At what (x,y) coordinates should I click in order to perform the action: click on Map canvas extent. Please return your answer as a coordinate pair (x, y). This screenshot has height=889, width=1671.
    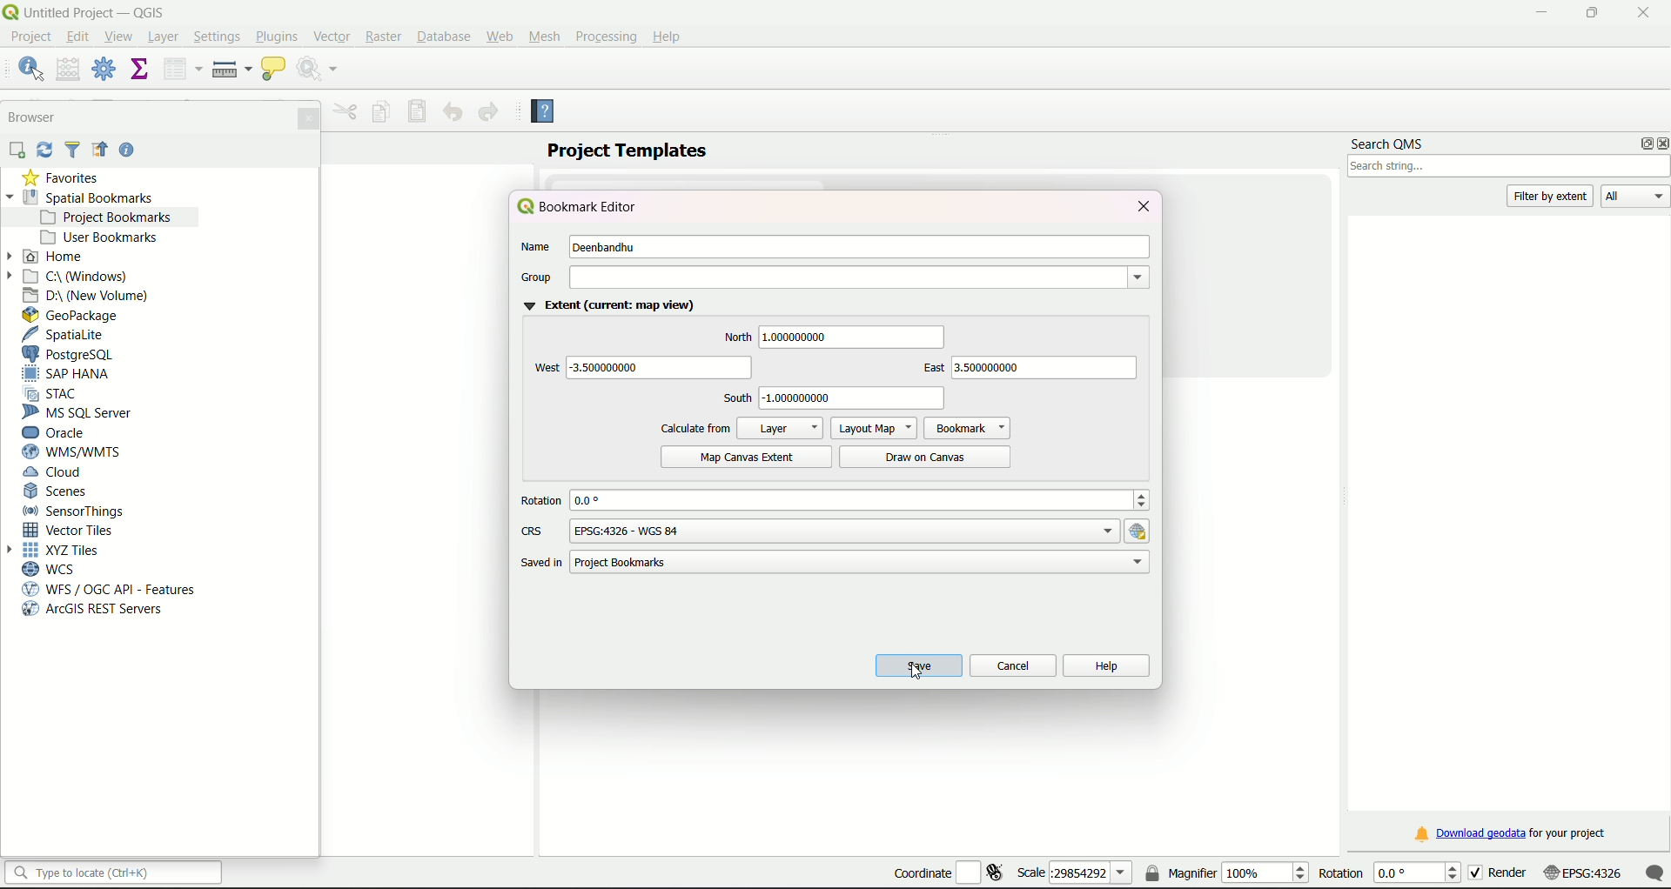
    Looking at the image, I should click on (748, 458).